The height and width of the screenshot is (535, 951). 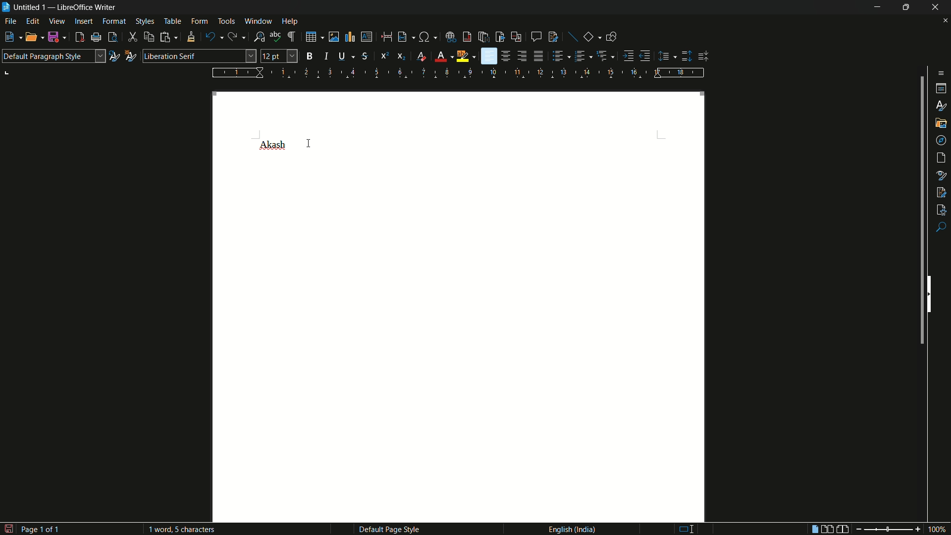 I want to click on insert menu, so click(x=84, y=21).